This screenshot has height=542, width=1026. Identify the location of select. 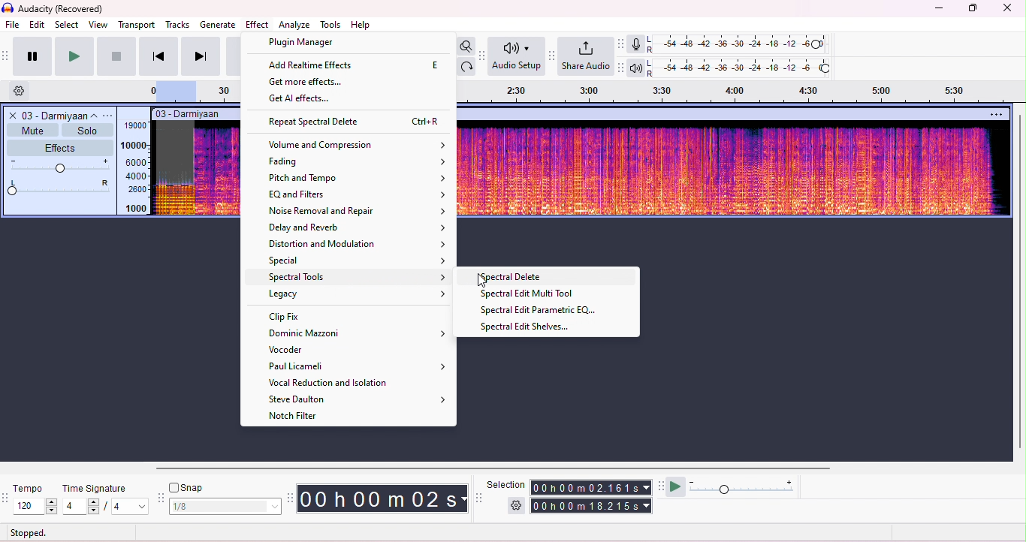
(68, 26).